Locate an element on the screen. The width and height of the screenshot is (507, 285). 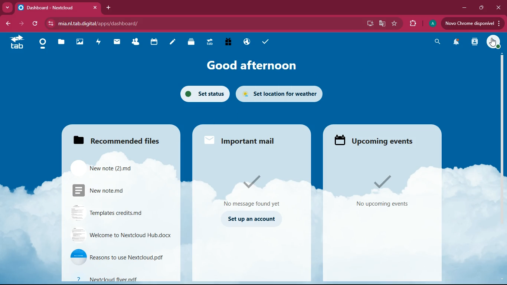
files is located at coordinates (62, 43).